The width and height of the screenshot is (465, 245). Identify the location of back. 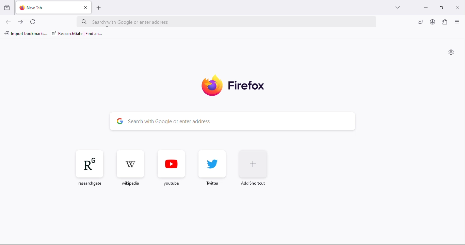
(7, 22).